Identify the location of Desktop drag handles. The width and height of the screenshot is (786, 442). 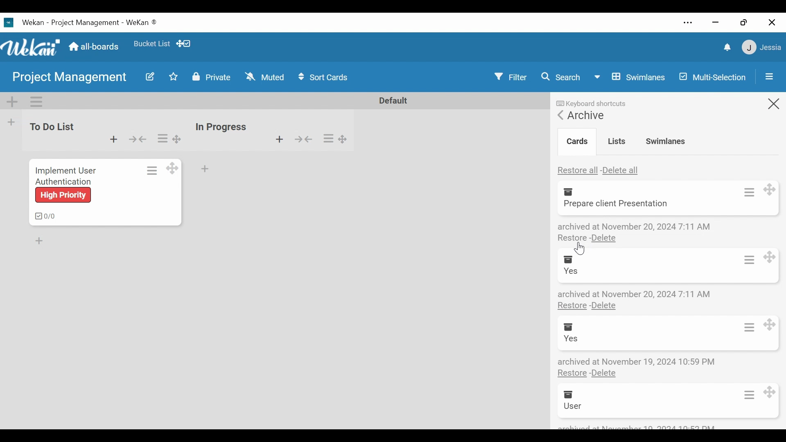
(343, 140).